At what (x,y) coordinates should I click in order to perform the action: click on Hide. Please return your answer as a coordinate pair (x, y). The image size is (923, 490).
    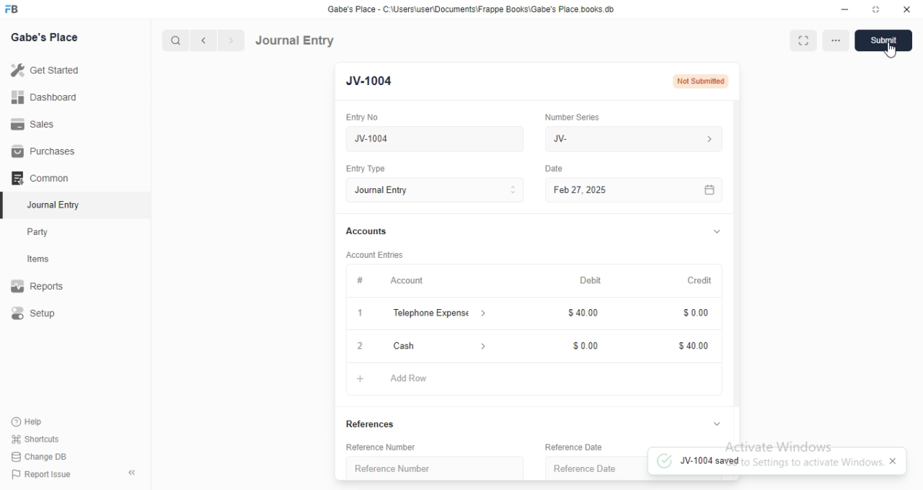
    Looking at the image, I should click on (717, 231).